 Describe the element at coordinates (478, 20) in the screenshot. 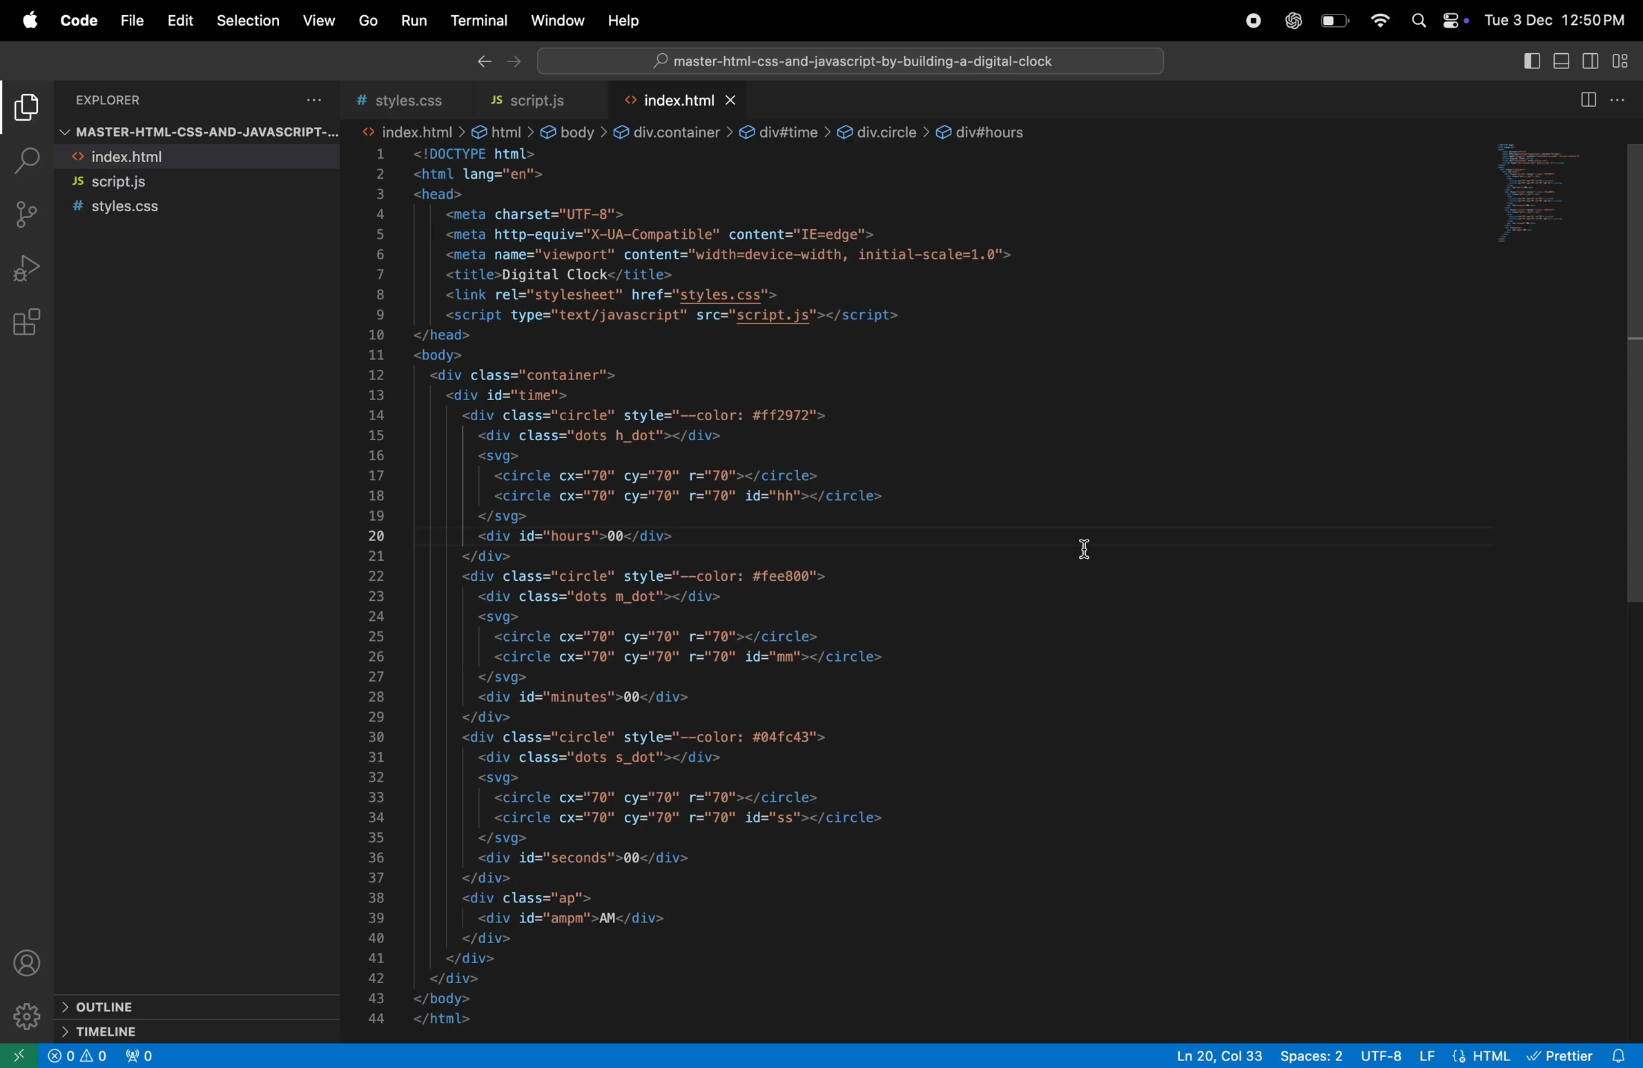

I see `terminal` at that location.